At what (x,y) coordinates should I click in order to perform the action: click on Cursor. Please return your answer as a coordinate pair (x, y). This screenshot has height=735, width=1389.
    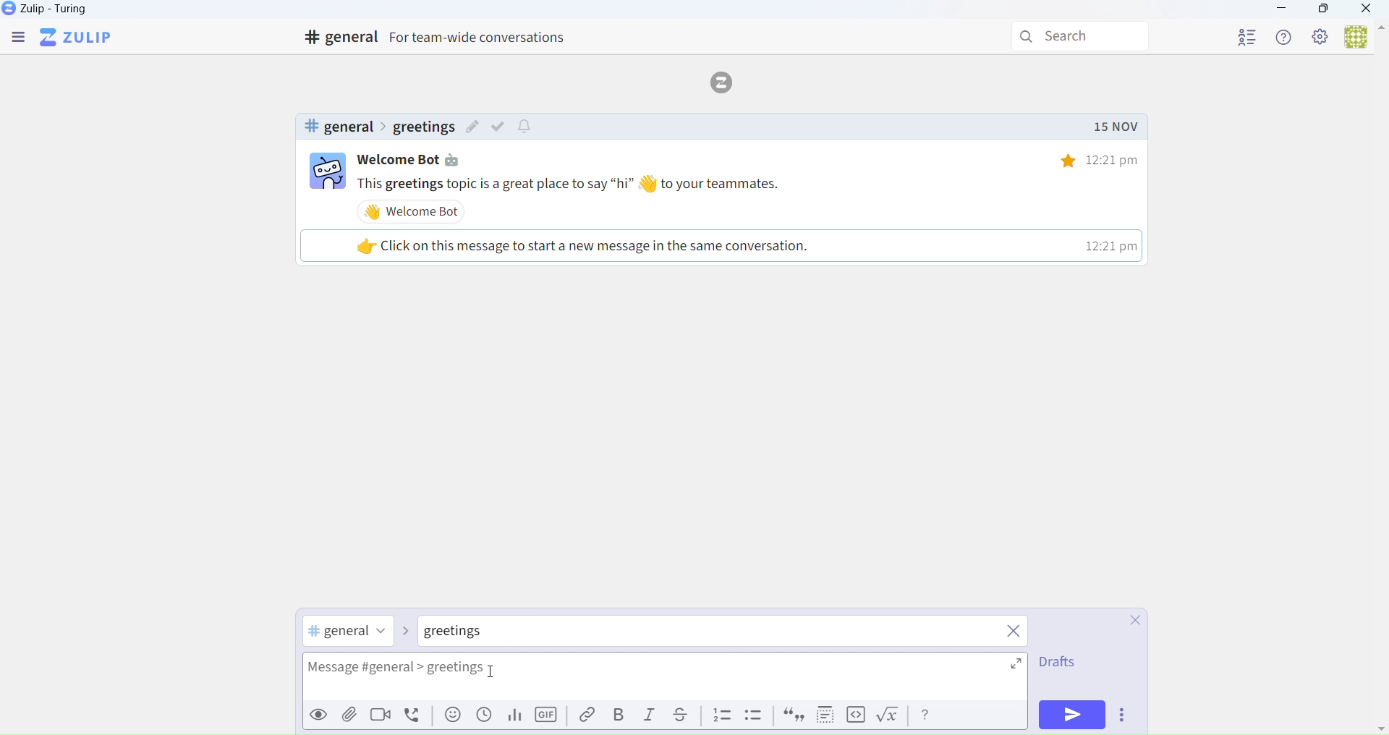
    Looking at the image, I should click on (496, 674).